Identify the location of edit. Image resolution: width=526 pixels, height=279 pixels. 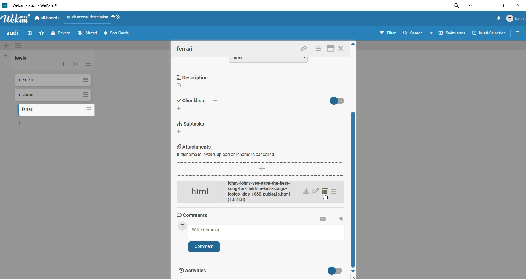
(316, 192).